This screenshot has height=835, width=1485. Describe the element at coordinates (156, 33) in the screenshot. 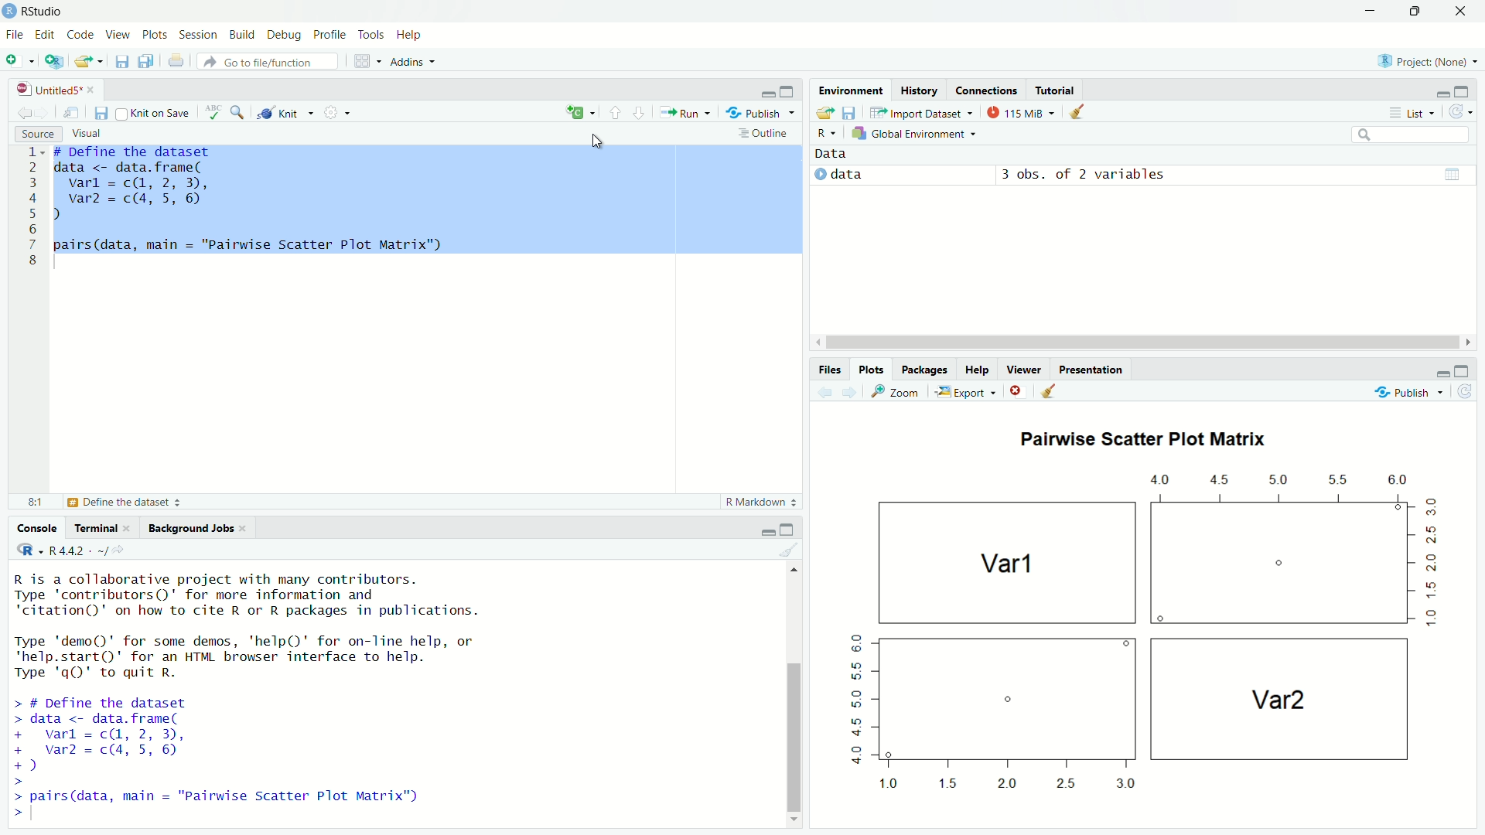

I see `Plots` at that location.